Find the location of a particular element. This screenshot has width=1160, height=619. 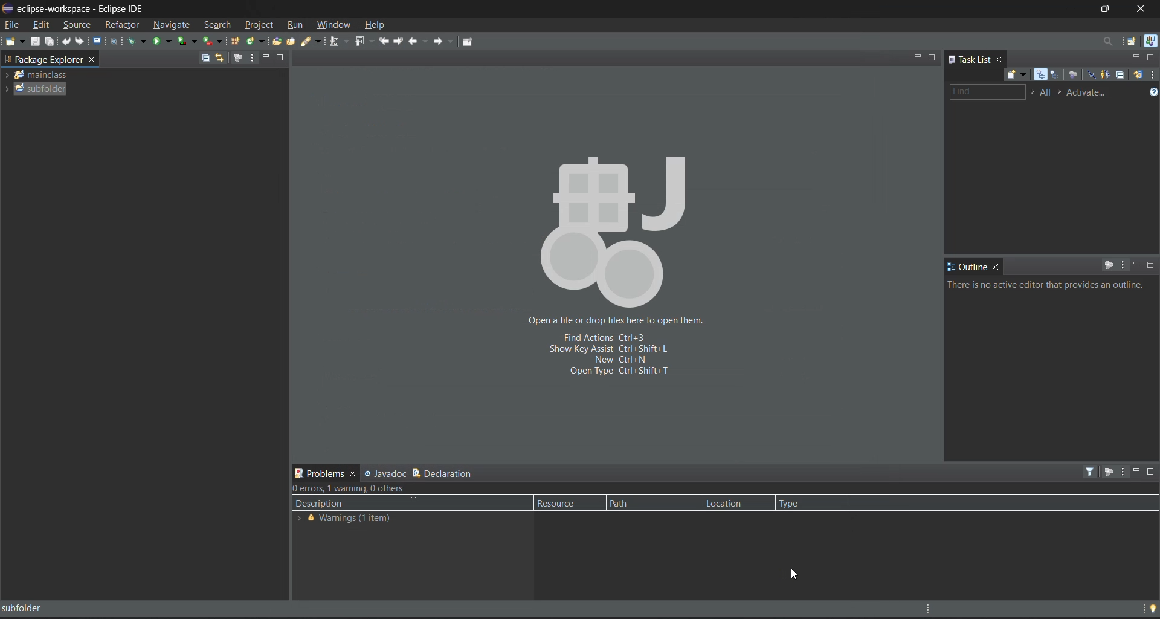

collapse all is located at coordinates (1122, 76).